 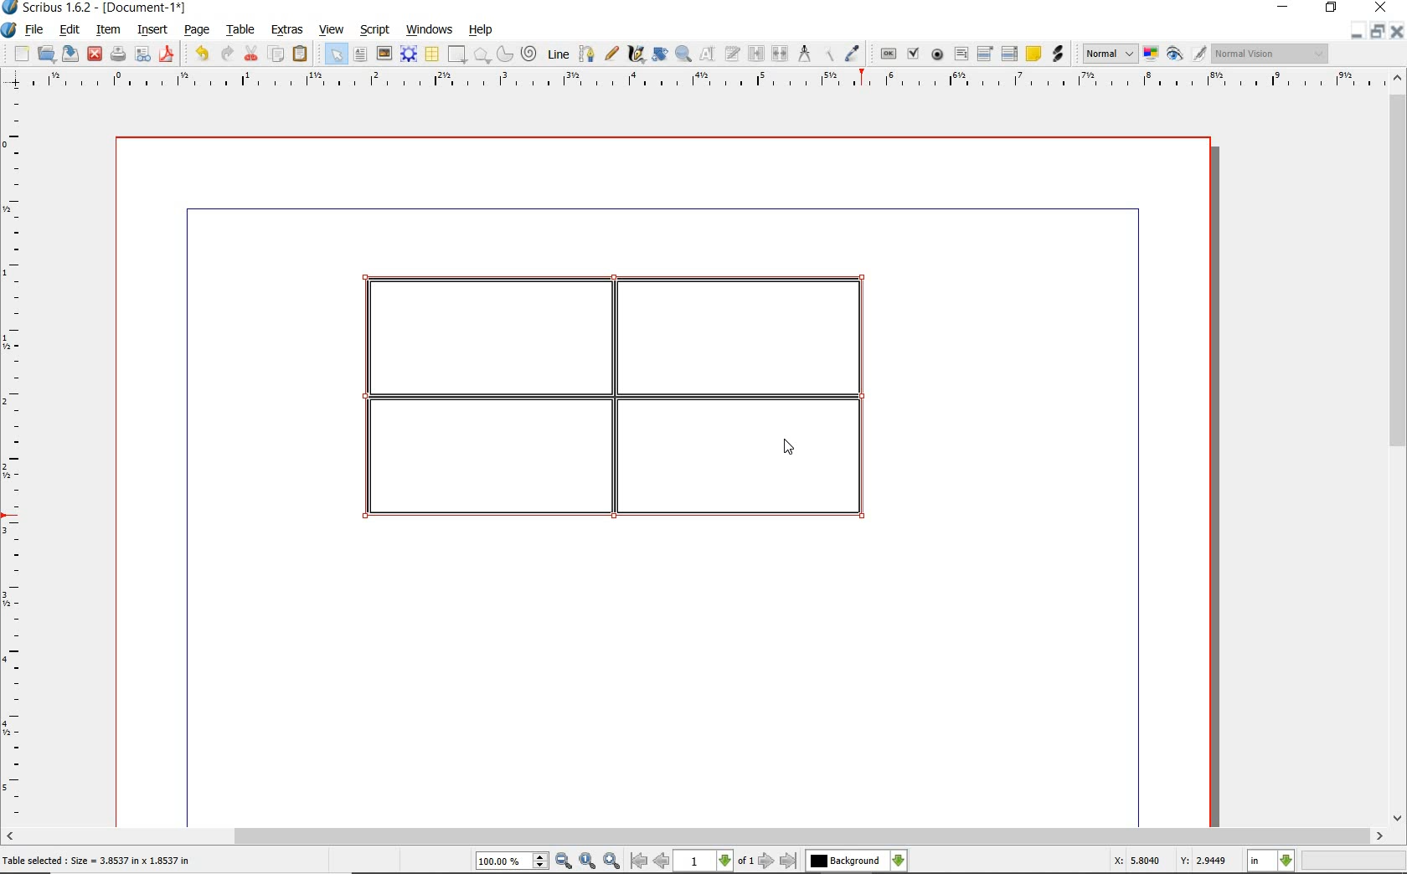 What do you see at coordinates (361, 56) in the screenshot?
I see `text frame` at bounding box center [361, 56].